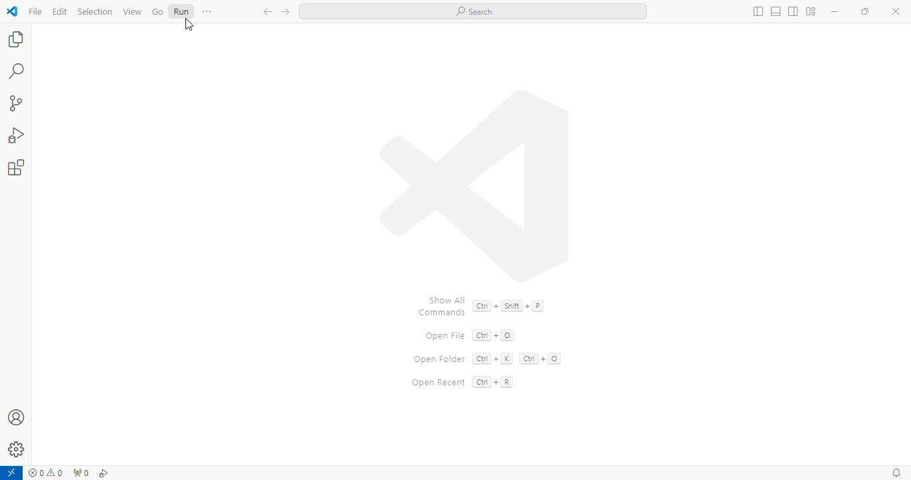 This screenshot has height=480, width=911. I want to click on Ctrl+K Ctrl+O, so click(516, 358).